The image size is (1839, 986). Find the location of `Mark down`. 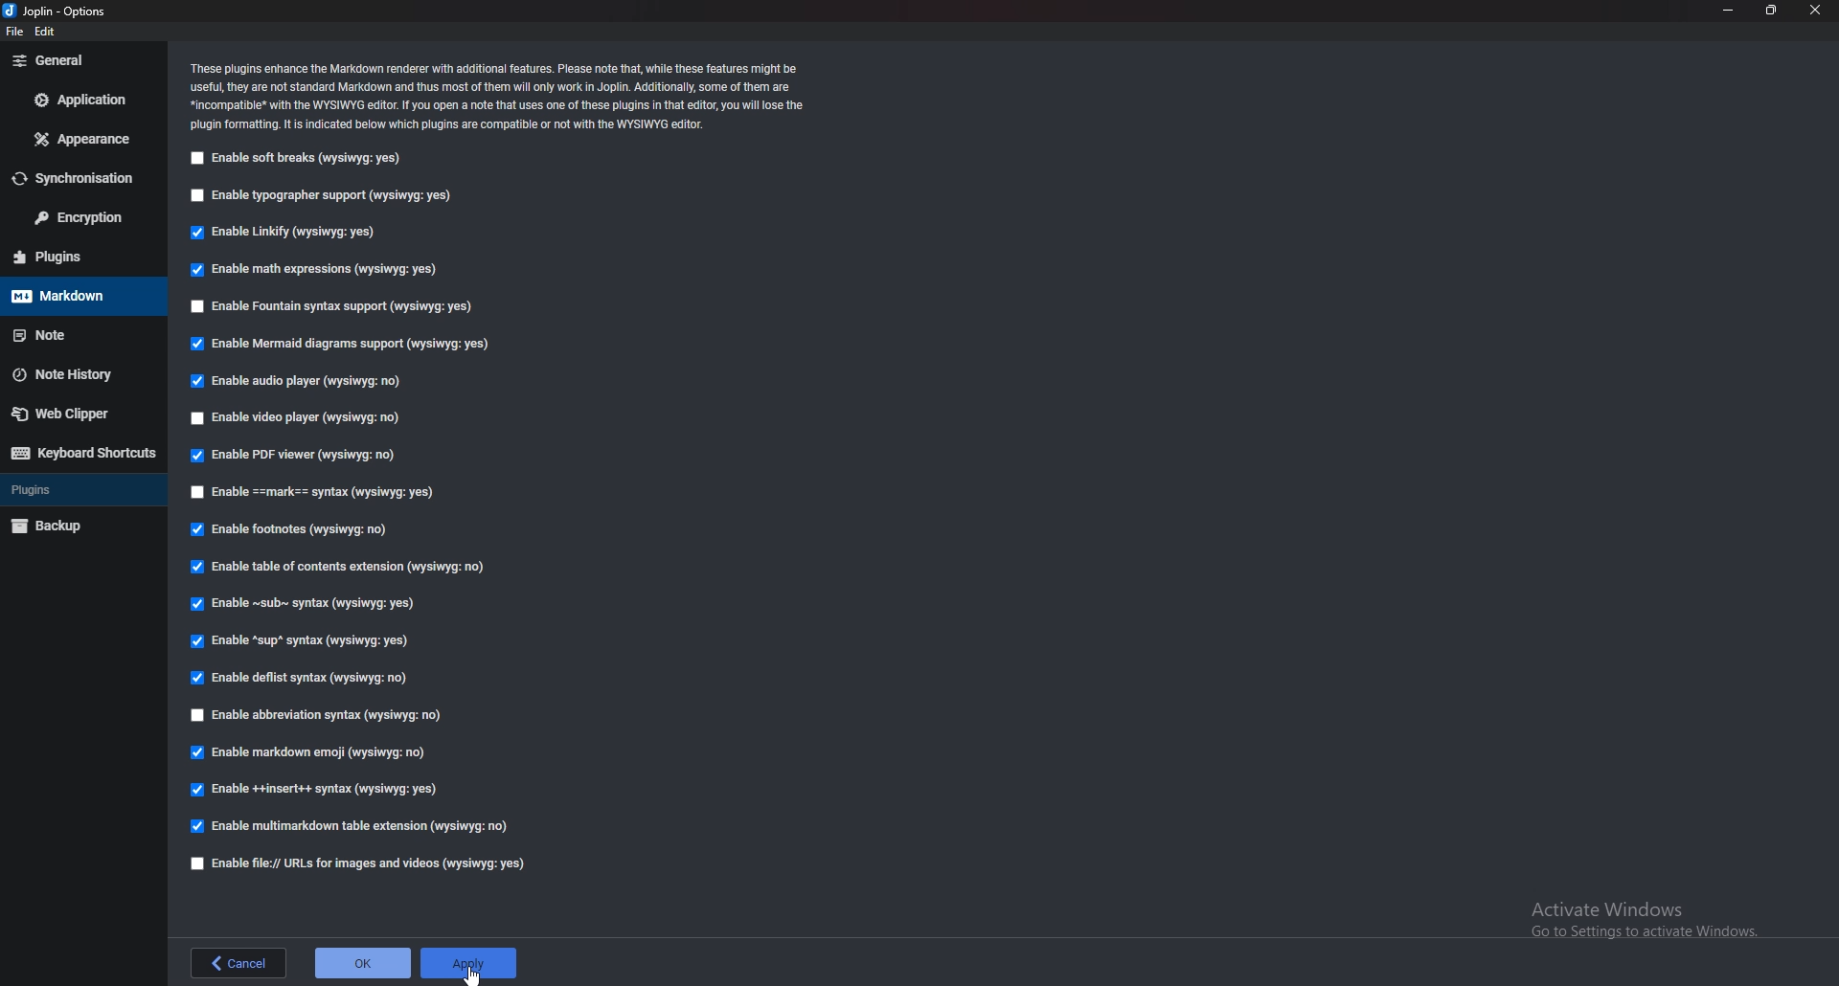

Mark down is located at coordinates (78, 297).